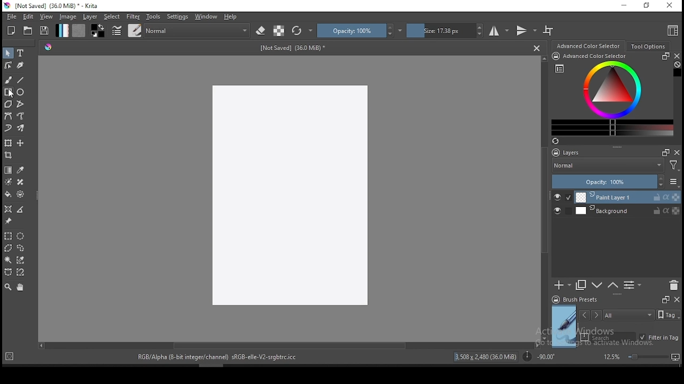 This screenshot has height=384, width=684. I want to click on reference images tool, so click(7, 221).